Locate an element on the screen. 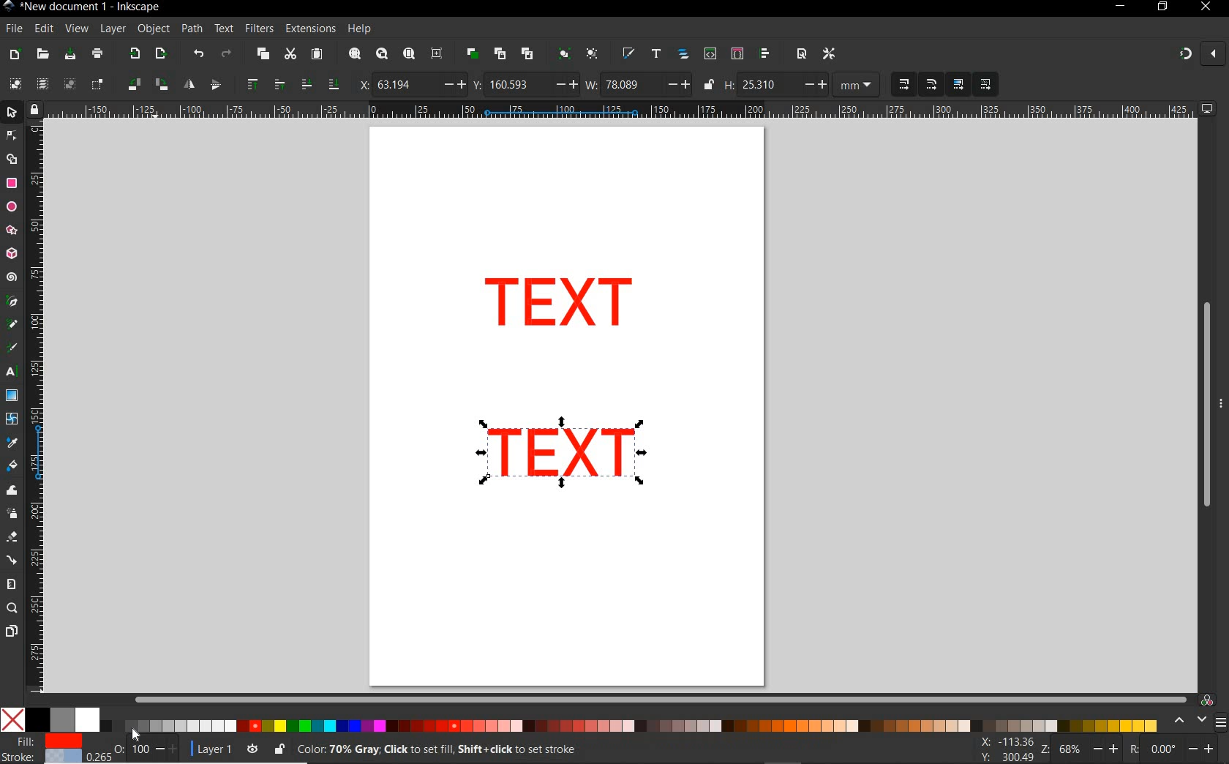 The height and width of the screenshot is (764, 1229). spiral tool is located at coordinates (12, 279).